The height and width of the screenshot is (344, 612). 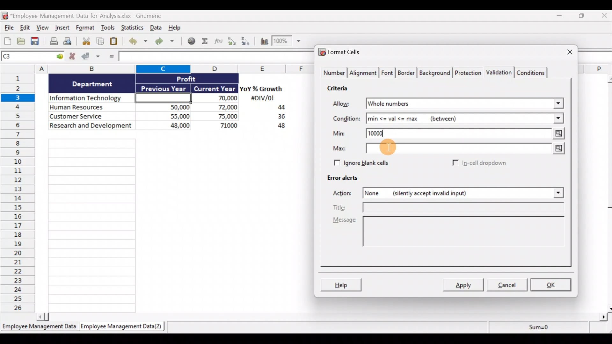 I want to click on Cell name C1, so click(x=27, y=57).